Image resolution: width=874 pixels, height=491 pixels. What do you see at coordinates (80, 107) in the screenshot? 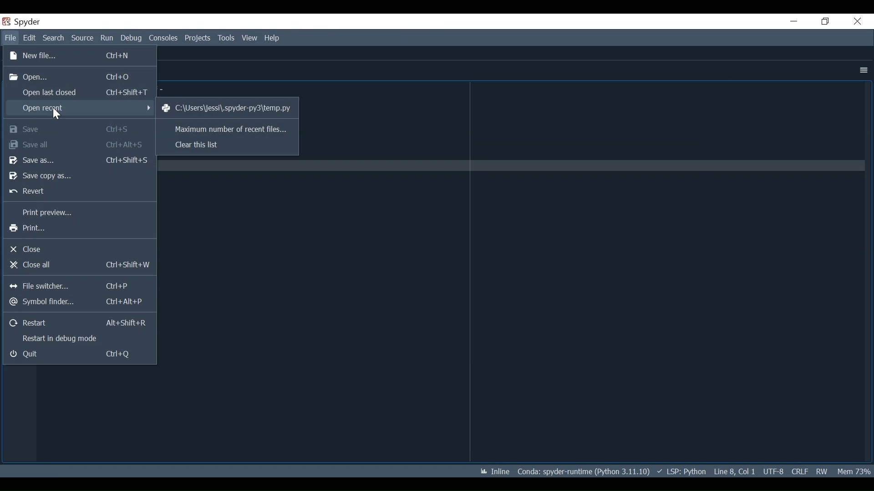
I see `Open Recent` at bounding box center [80, 107].